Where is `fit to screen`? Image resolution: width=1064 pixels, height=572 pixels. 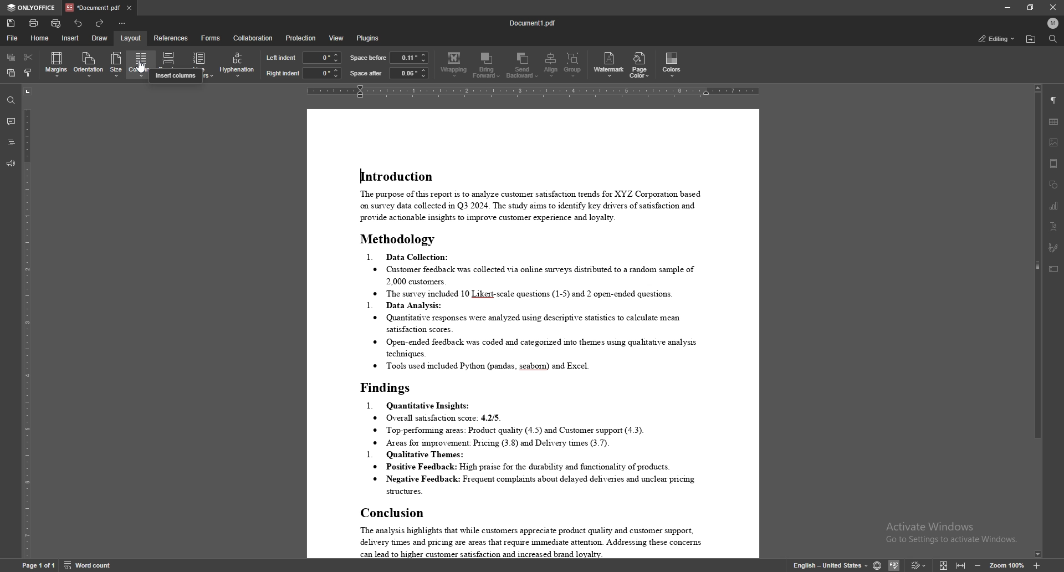 fit to screen is located at coordinates (943, 565).